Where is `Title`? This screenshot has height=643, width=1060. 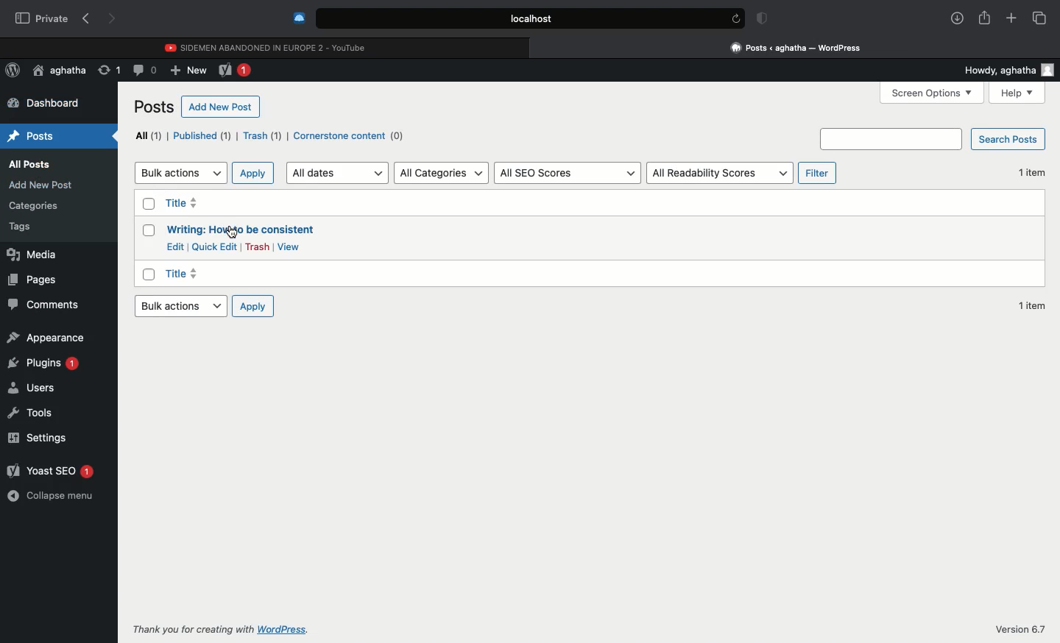
Title is located at coordinates (239, 231).